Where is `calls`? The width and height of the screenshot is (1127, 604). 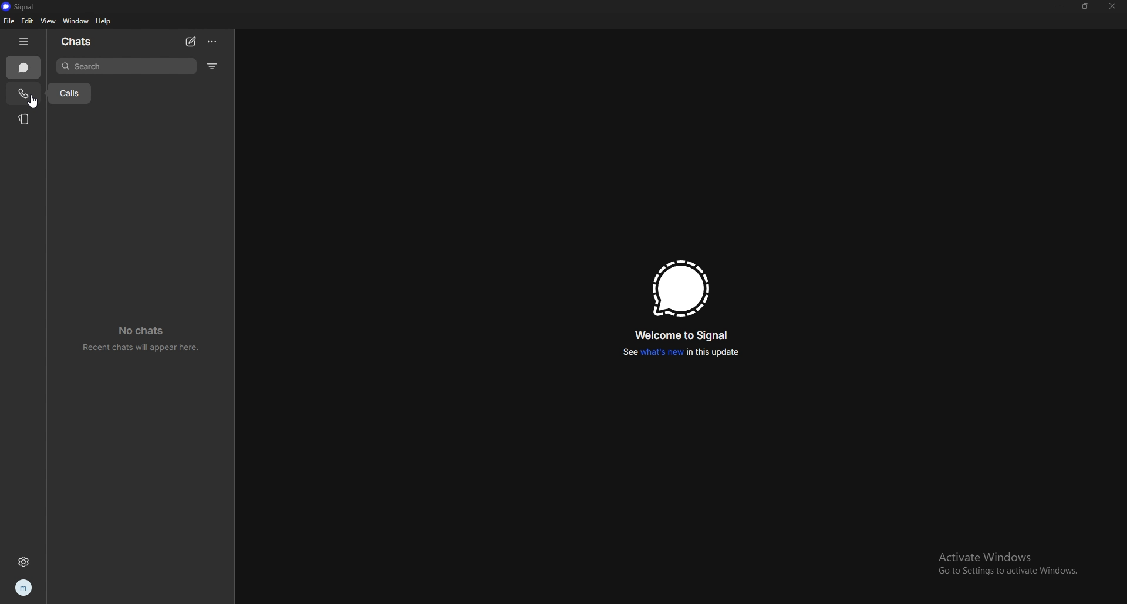 calls is located at coordinates (68, 93).